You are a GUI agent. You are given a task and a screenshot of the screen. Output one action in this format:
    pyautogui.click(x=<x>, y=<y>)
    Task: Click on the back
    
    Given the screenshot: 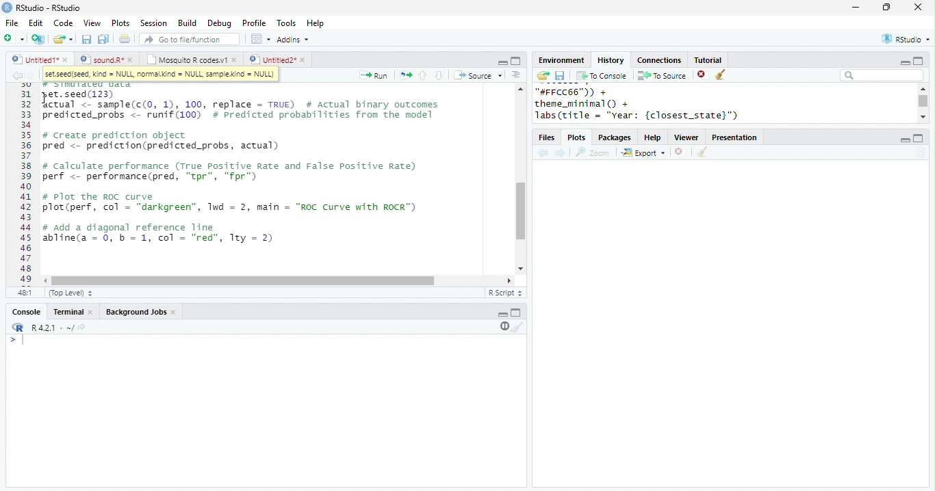 What is the action you would take?
    pyautogui.click(x=543, y=154)
    